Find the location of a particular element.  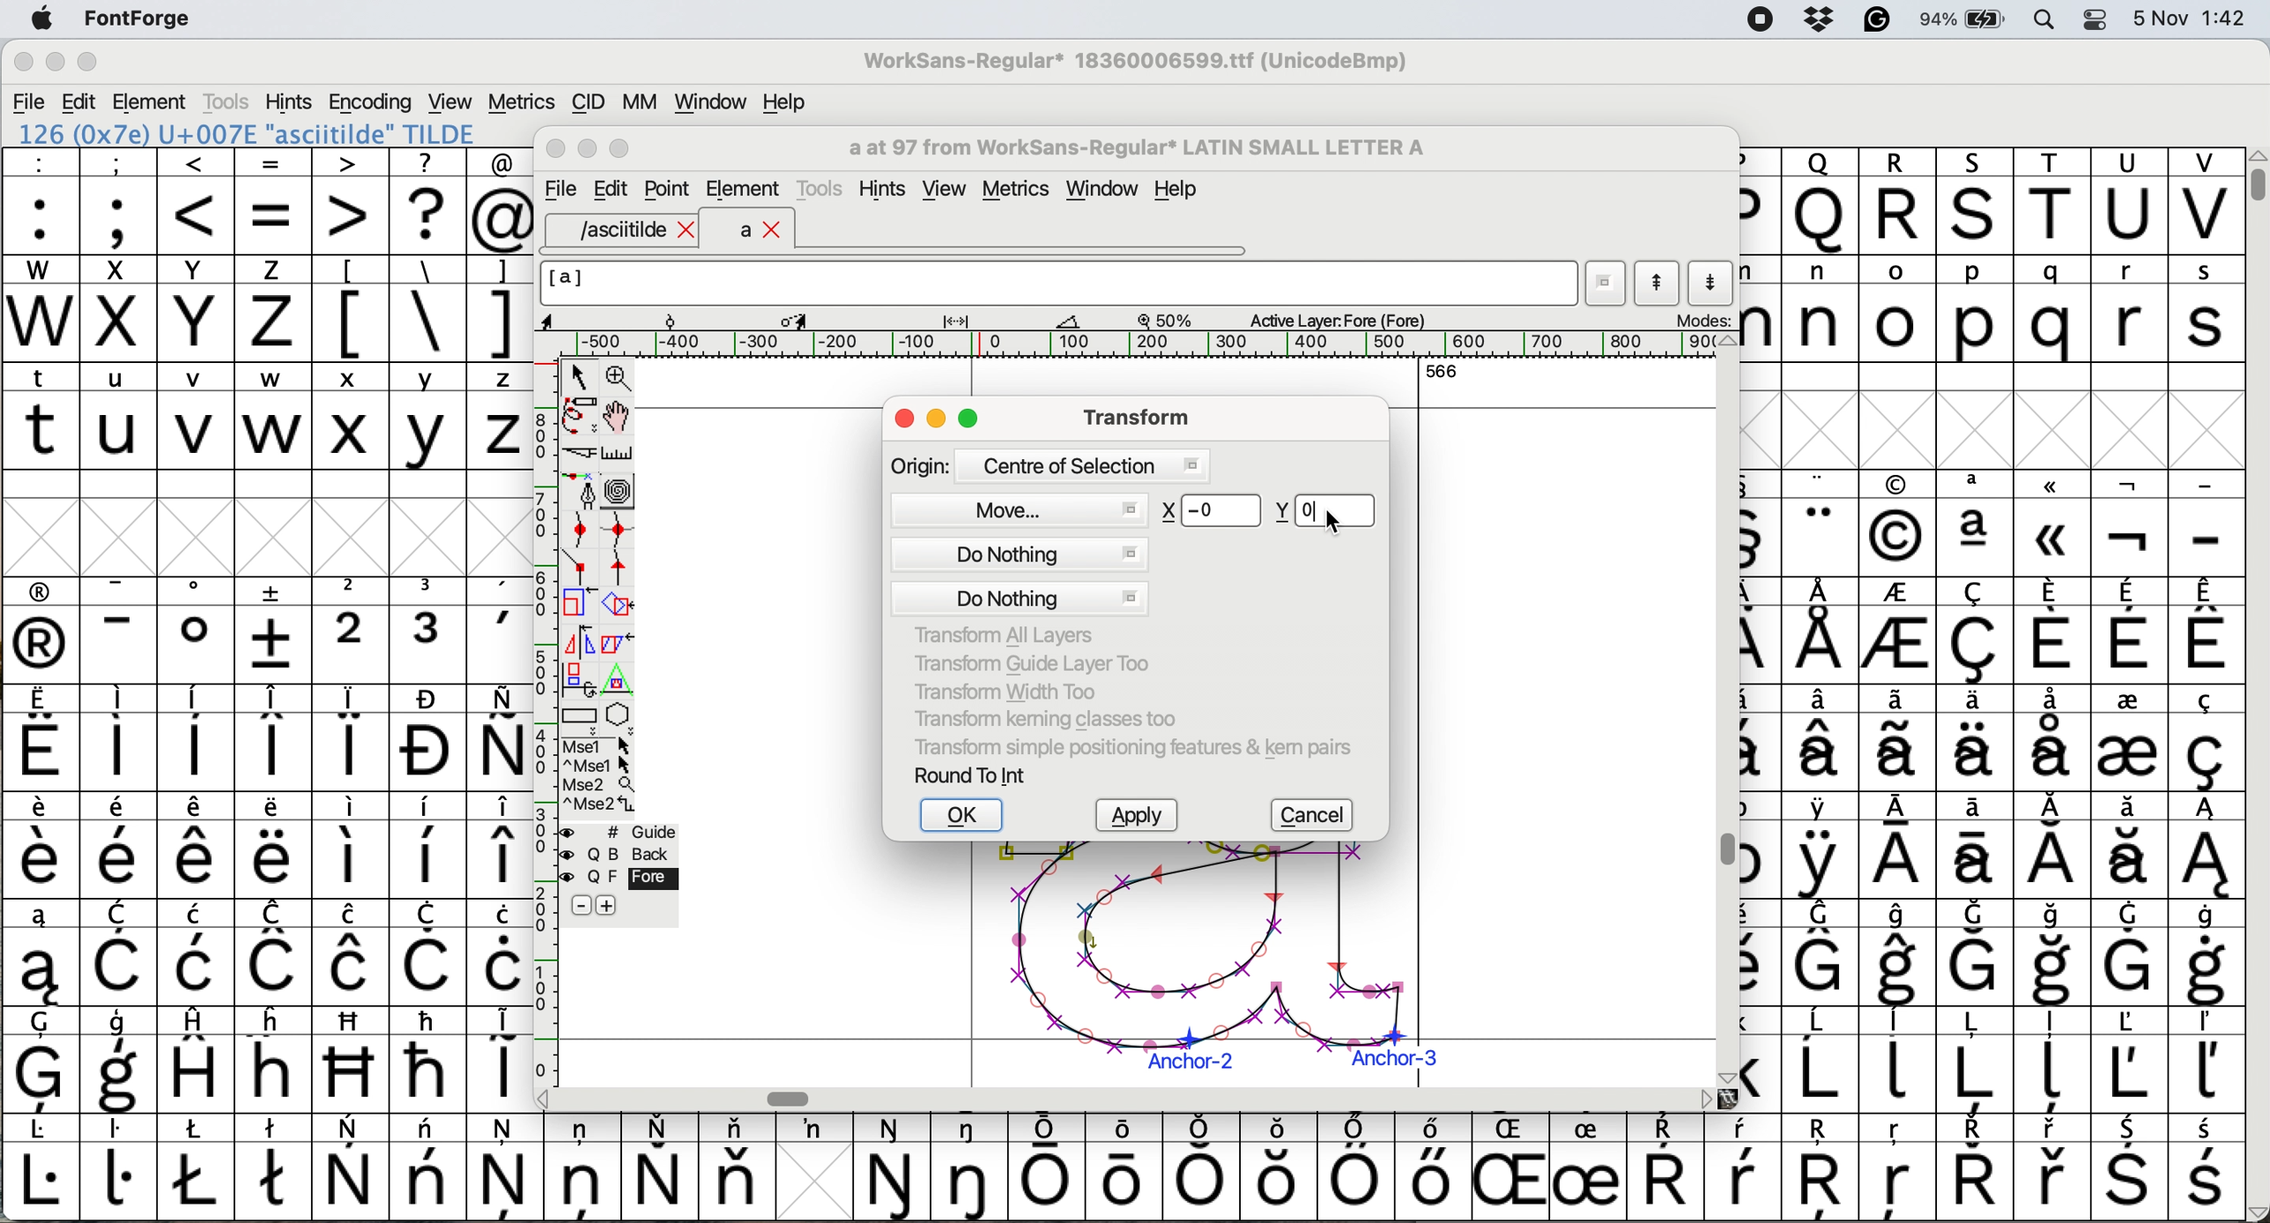

skew selection is located at coordinates (622, 646).